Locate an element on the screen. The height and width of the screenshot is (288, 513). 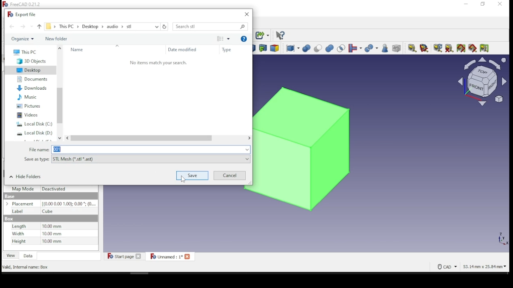
name is located at coordinates (105, 49).